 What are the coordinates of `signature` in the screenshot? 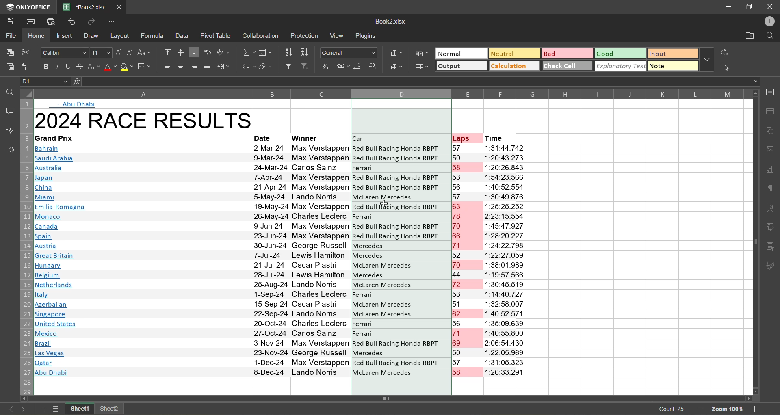 It's located at (772, 266).